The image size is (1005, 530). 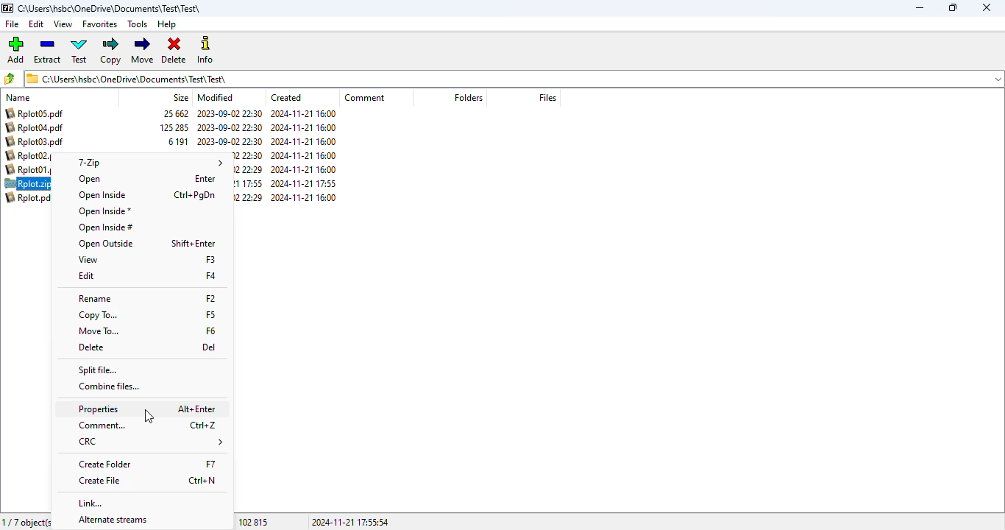 What do you see at coordinates (197, 409) in the screenshot?
I see `shortcut for properties` at bounding box center [197, 409].